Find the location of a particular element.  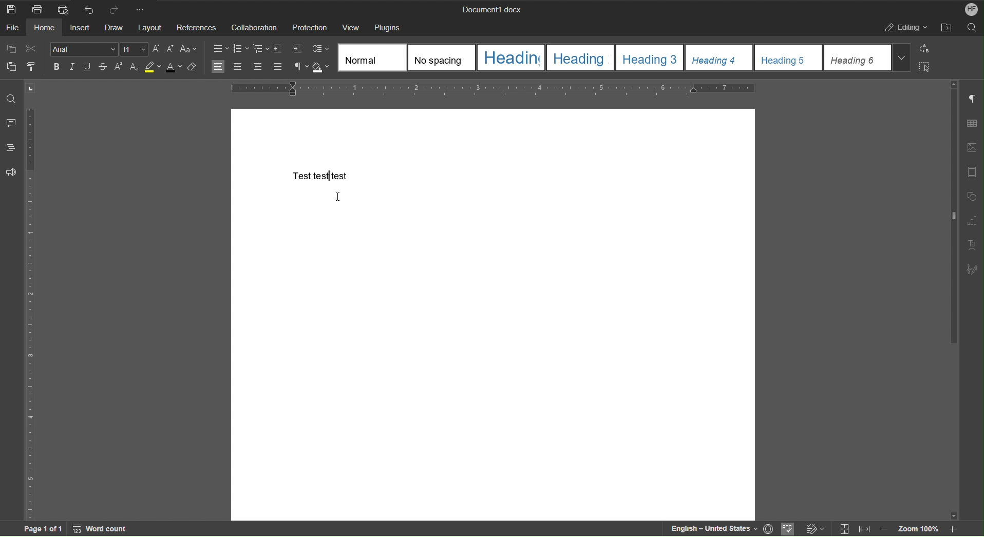

Collaboration is located at coordinates (253, 27).